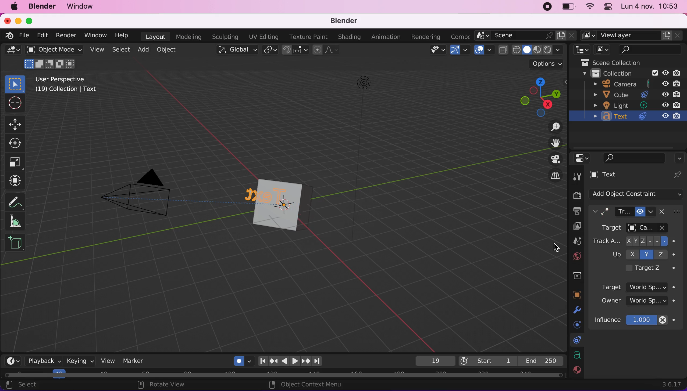 Image resolution: width=687 pixels, height=391 pixels. I want to click on final frame, so click(541, 360).